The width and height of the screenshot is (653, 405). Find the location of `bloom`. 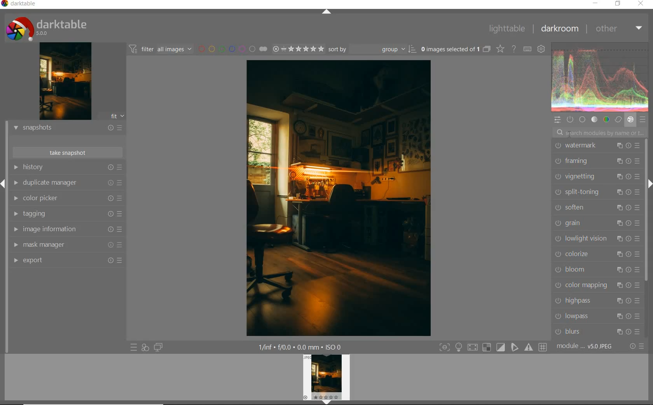

bloom is located at coordinates (595, 269).